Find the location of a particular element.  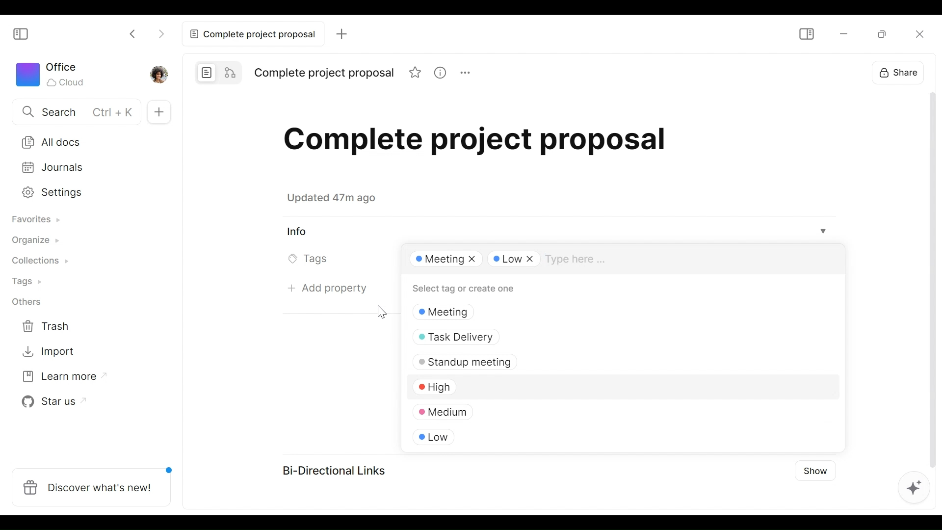

Edgeless mode is located at coordinates (230, 71).